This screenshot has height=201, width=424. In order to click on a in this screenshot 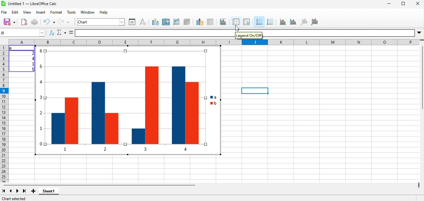, I will do `click(11, 48)`.